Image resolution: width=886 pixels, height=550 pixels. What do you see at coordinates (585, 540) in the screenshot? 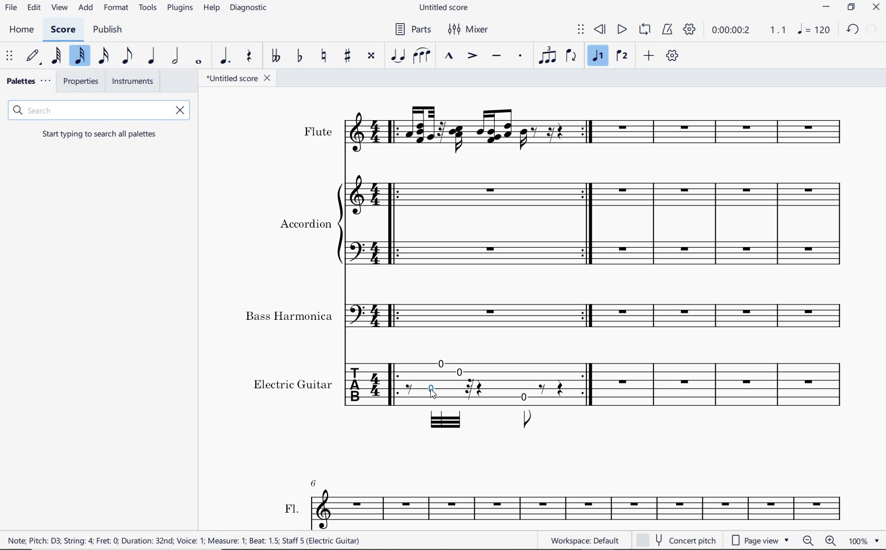
I see `workspace default` at bounding box center [585, 540].